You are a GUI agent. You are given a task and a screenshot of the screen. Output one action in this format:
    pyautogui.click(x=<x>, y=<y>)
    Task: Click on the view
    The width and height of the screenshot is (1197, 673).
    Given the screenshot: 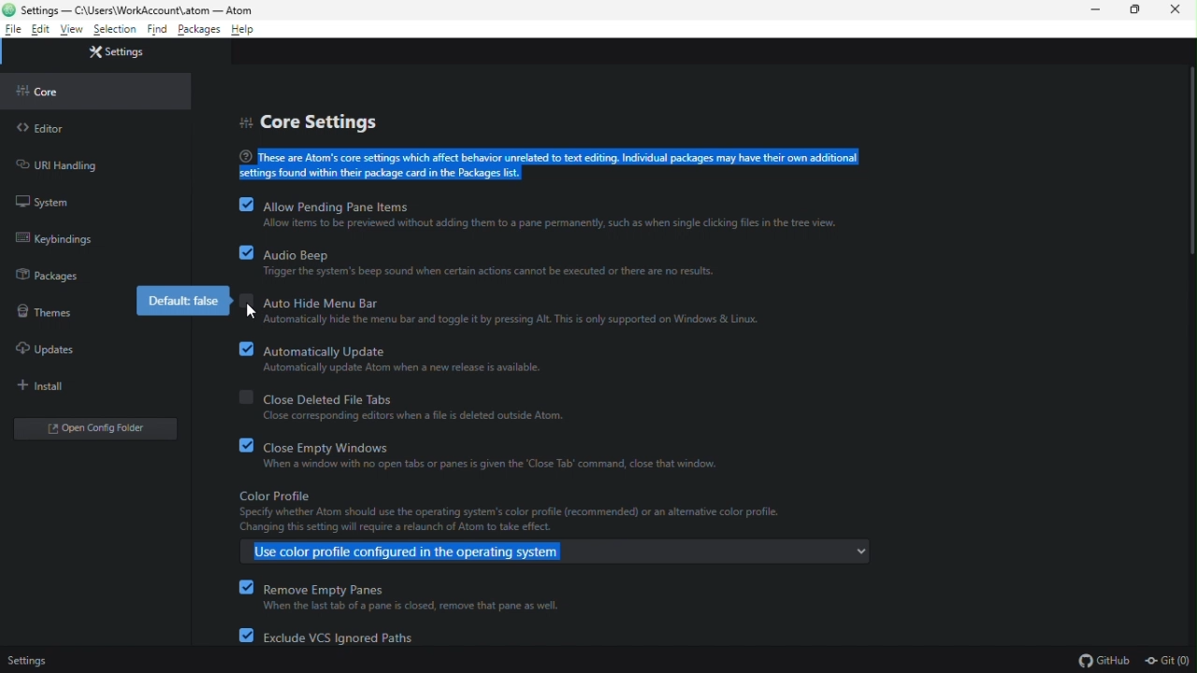 What is the action you would take?
    pyautogui.click(x=73, y=30)
    